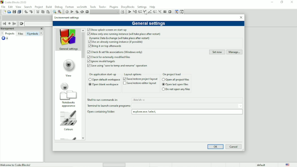 Image resolution: width=297 pixels, height=167 pixels. What do you see at coordinates (49, 7) in the screenshot?
I see `Build` at bounding box center [49, 7].